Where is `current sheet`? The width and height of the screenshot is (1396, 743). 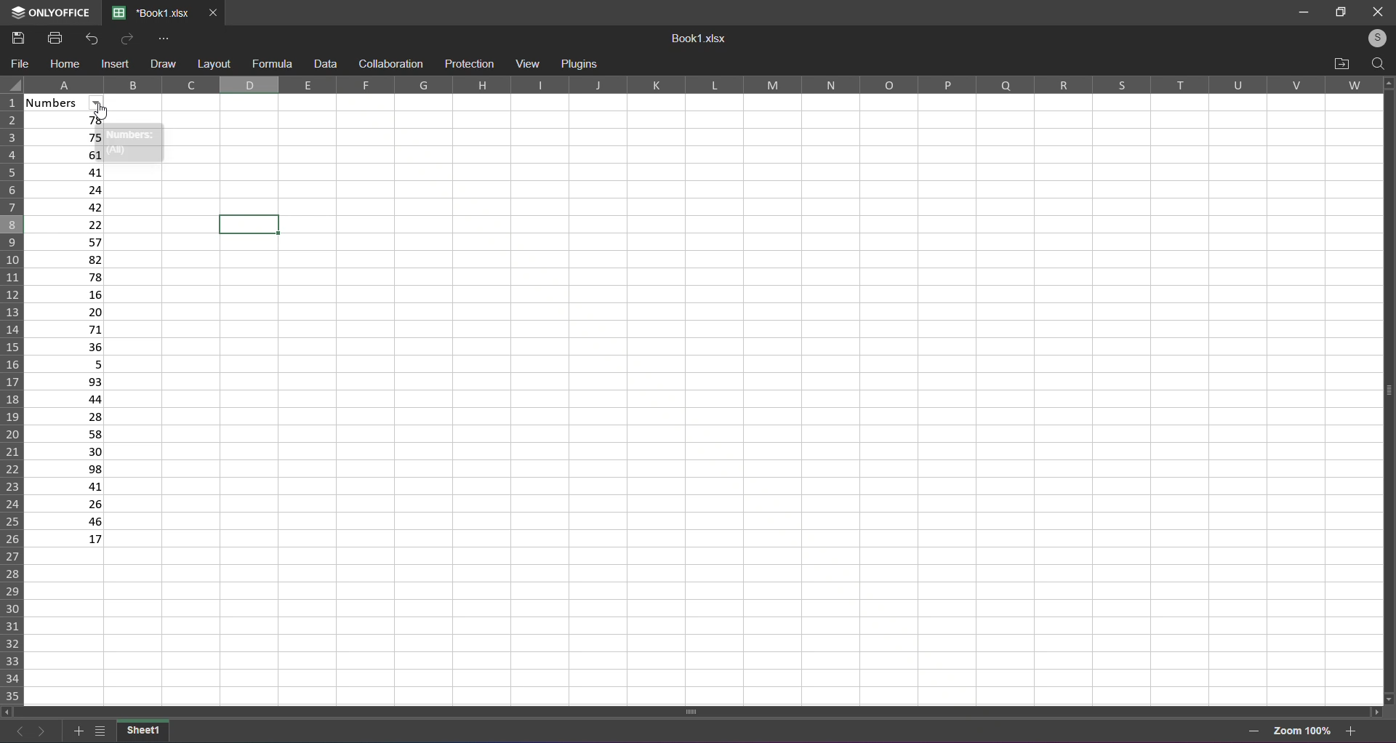 current sheet is located at coordinates (143, 730).